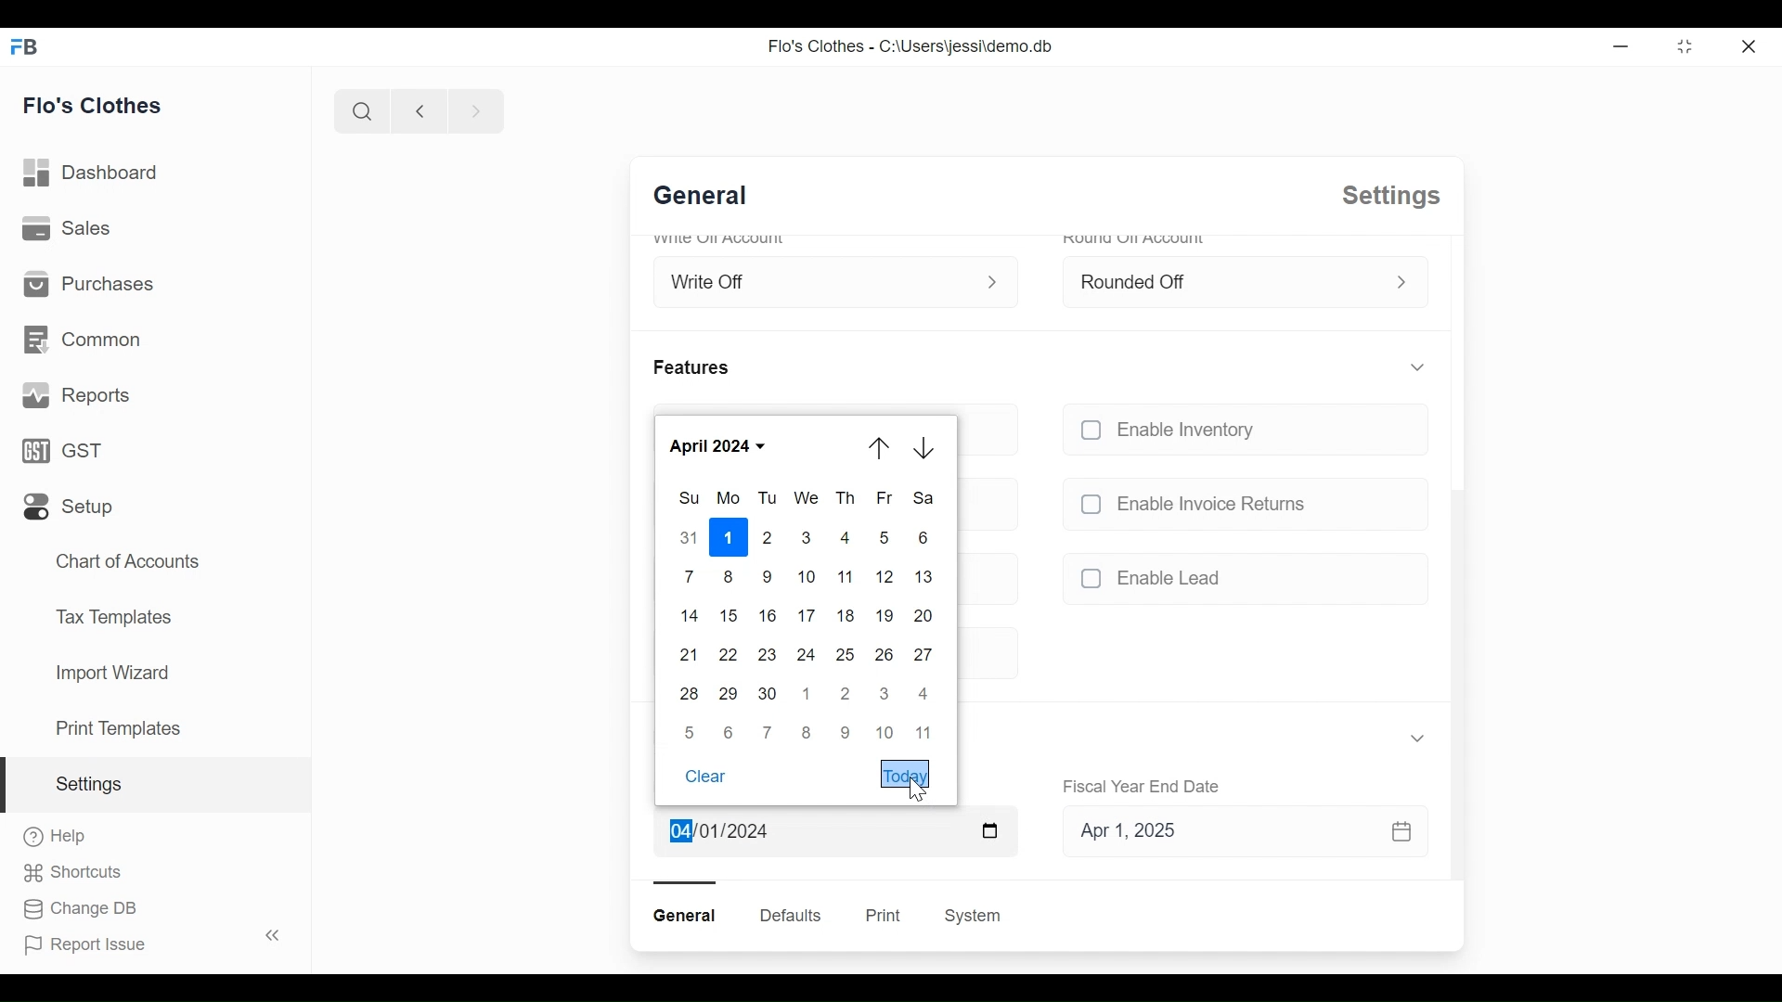 Image resolution: width=1782 pixels, height=1002 pixels. Describe the element at coordinates (128, 559) in the screenshot. I see `Chart of Accounts` at that location.